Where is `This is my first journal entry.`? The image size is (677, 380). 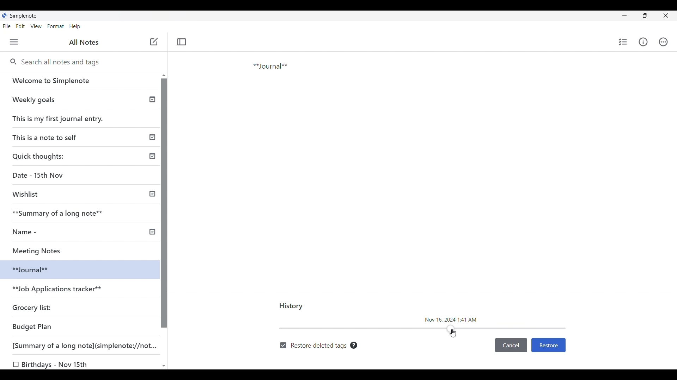
This is my first journal entry. is located at coordinates (59, 118).